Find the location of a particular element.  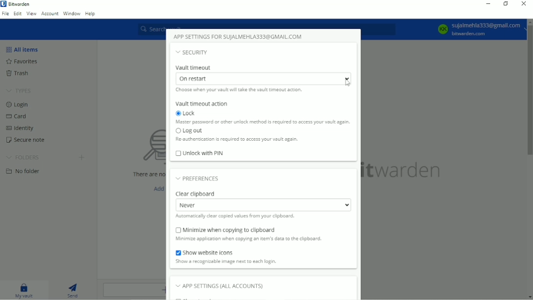

computer icon is located at coordinates (143, 147).